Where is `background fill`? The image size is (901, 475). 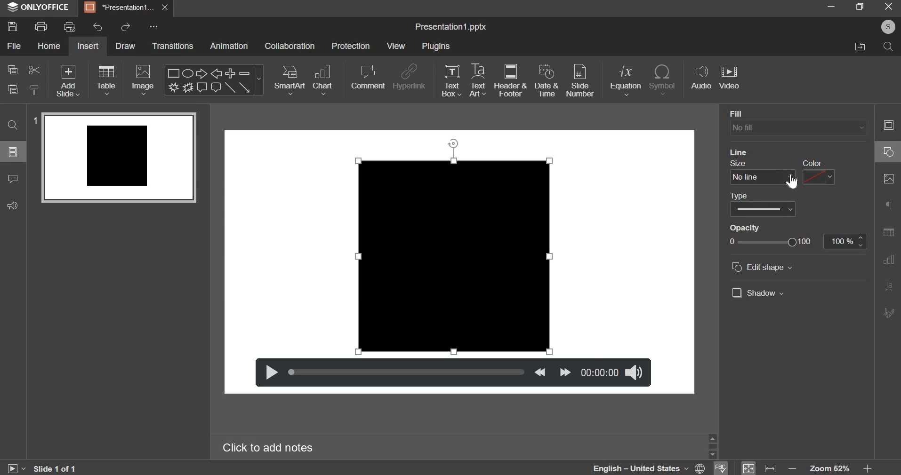
background fill is located at coordinates (797, 127).